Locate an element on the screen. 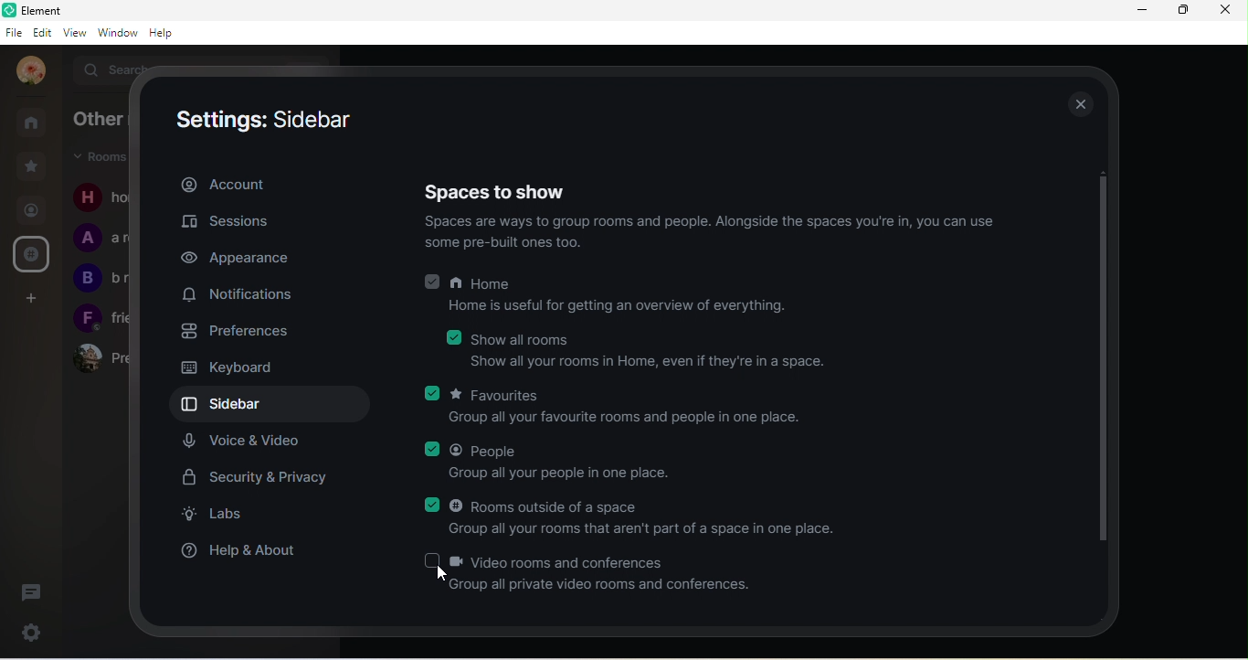 The image size is (1248, 660). settings is located at coordinates (35, 629).